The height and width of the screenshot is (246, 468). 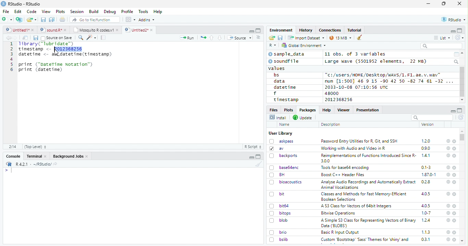 I want to click on Show in new window, so click(x=26, y=38).